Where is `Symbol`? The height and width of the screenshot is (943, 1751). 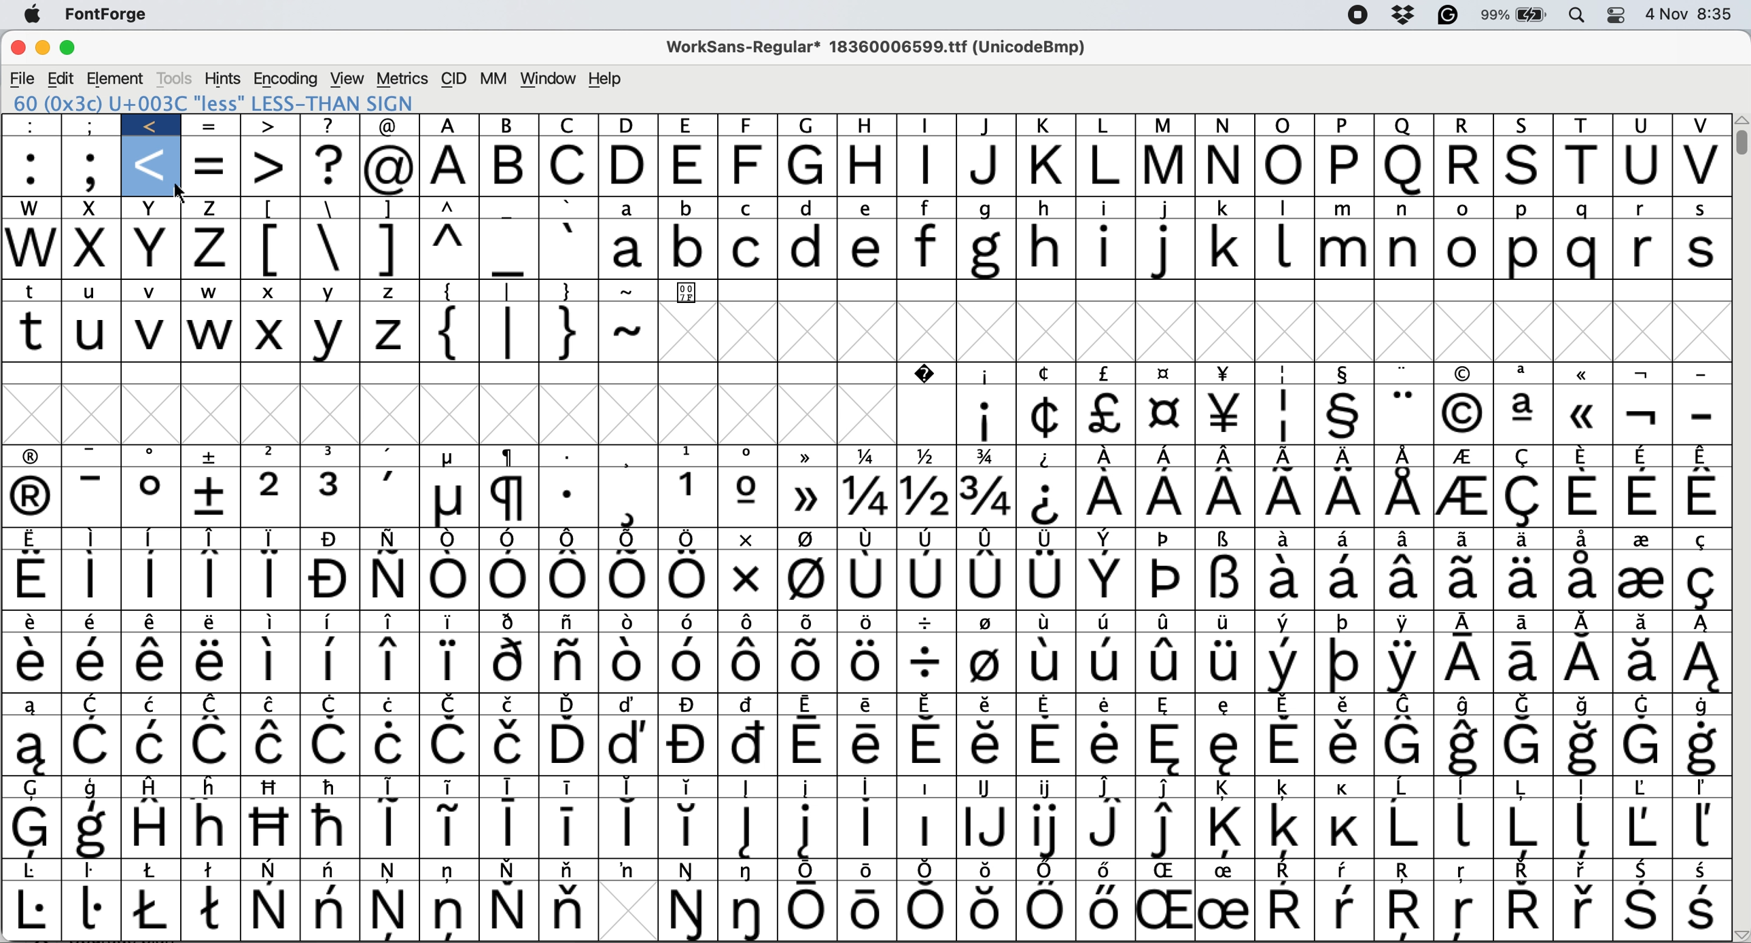
Symbol is located at coordinates (449, 826).